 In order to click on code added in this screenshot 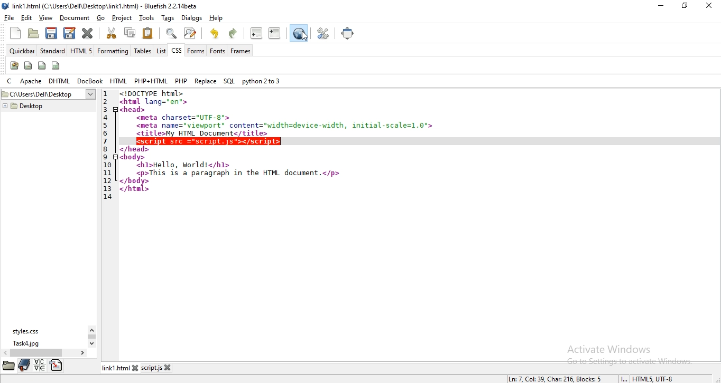, I will do `click(210, 141)`.